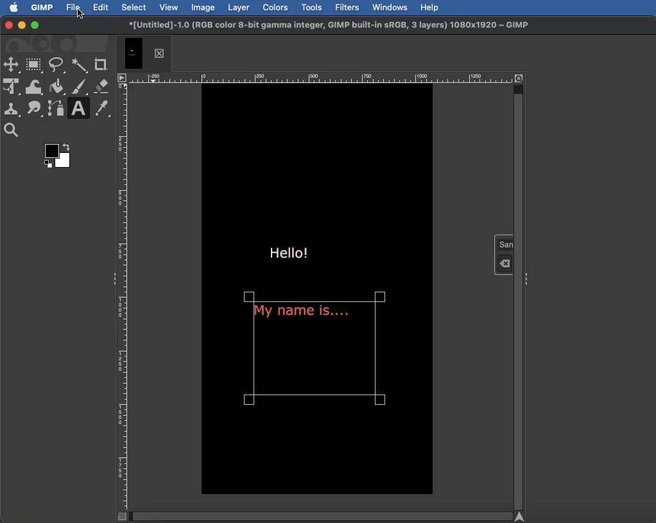 The image size is (656, 523). What do you see at coordinates (123, 78) in the screenshot?
I see `Options` at bounding box center [123, 78].